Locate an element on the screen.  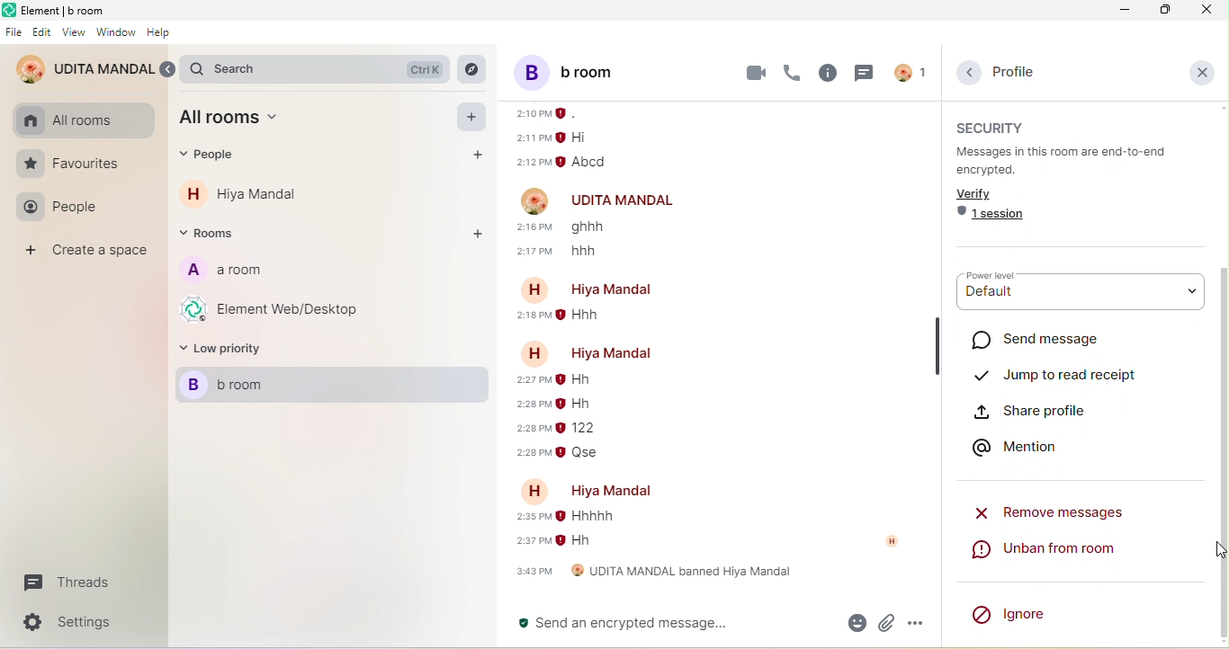
sending message time is located at coordinates (532, 518).